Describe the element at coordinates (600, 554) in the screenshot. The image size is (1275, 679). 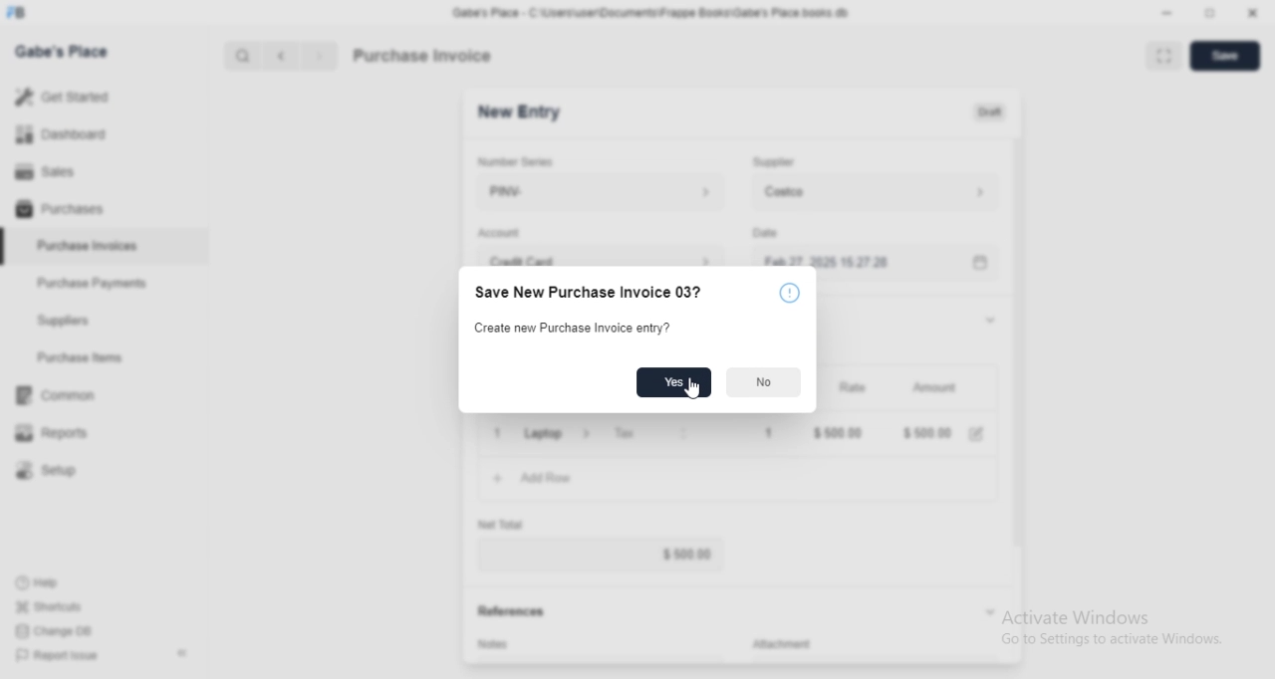
I see `$ 500.00` at that location.